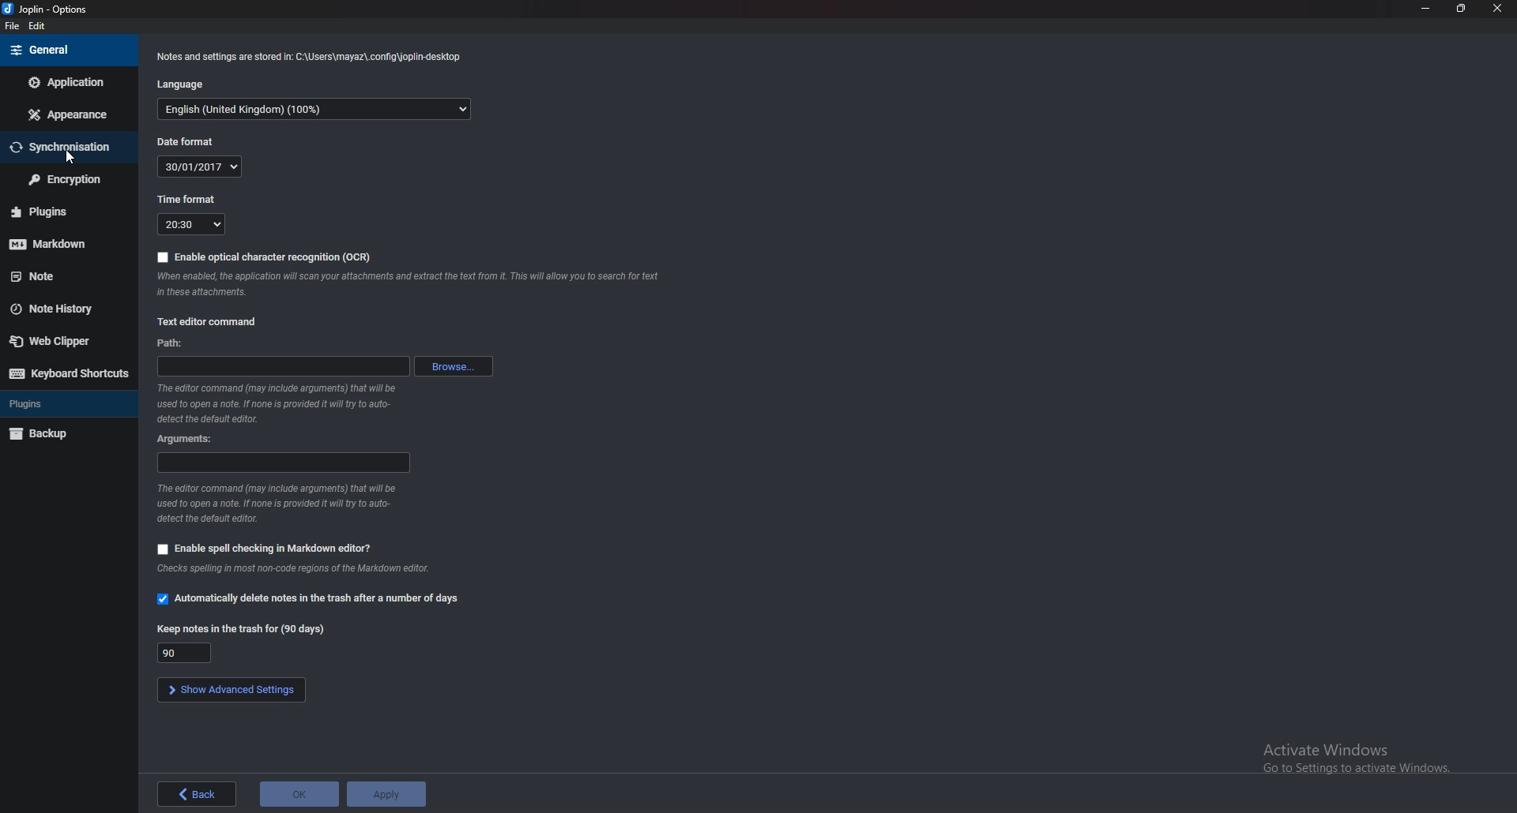 This screenshot has height=813, width=1517. I want to click on apply, so click(386, 794).